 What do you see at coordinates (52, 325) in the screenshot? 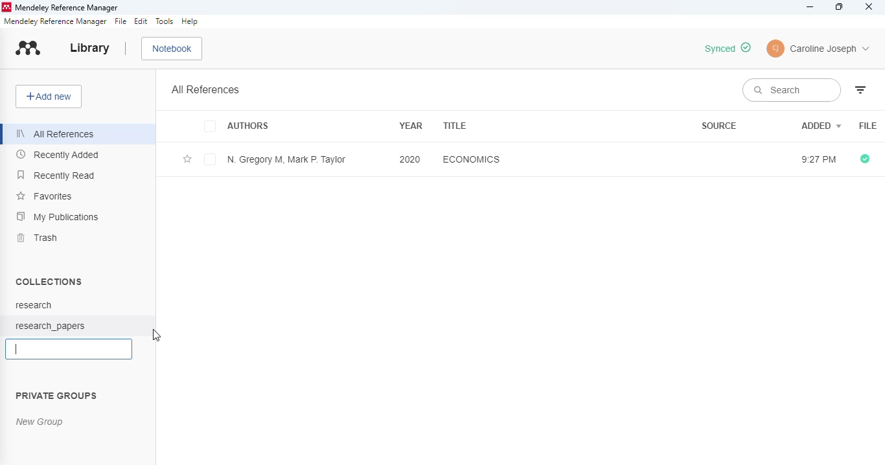
I see `research_papers` at bounding box center [52, 325].